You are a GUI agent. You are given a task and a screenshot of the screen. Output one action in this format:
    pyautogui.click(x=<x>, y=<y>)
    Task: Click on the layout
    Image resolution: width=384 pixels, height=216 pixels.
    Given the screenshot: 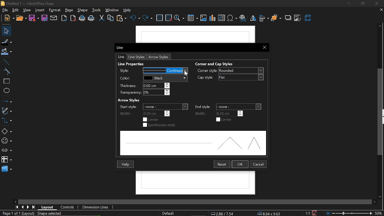 What is the action you would take?
    pyautogui.click(x=47, y=207)
    